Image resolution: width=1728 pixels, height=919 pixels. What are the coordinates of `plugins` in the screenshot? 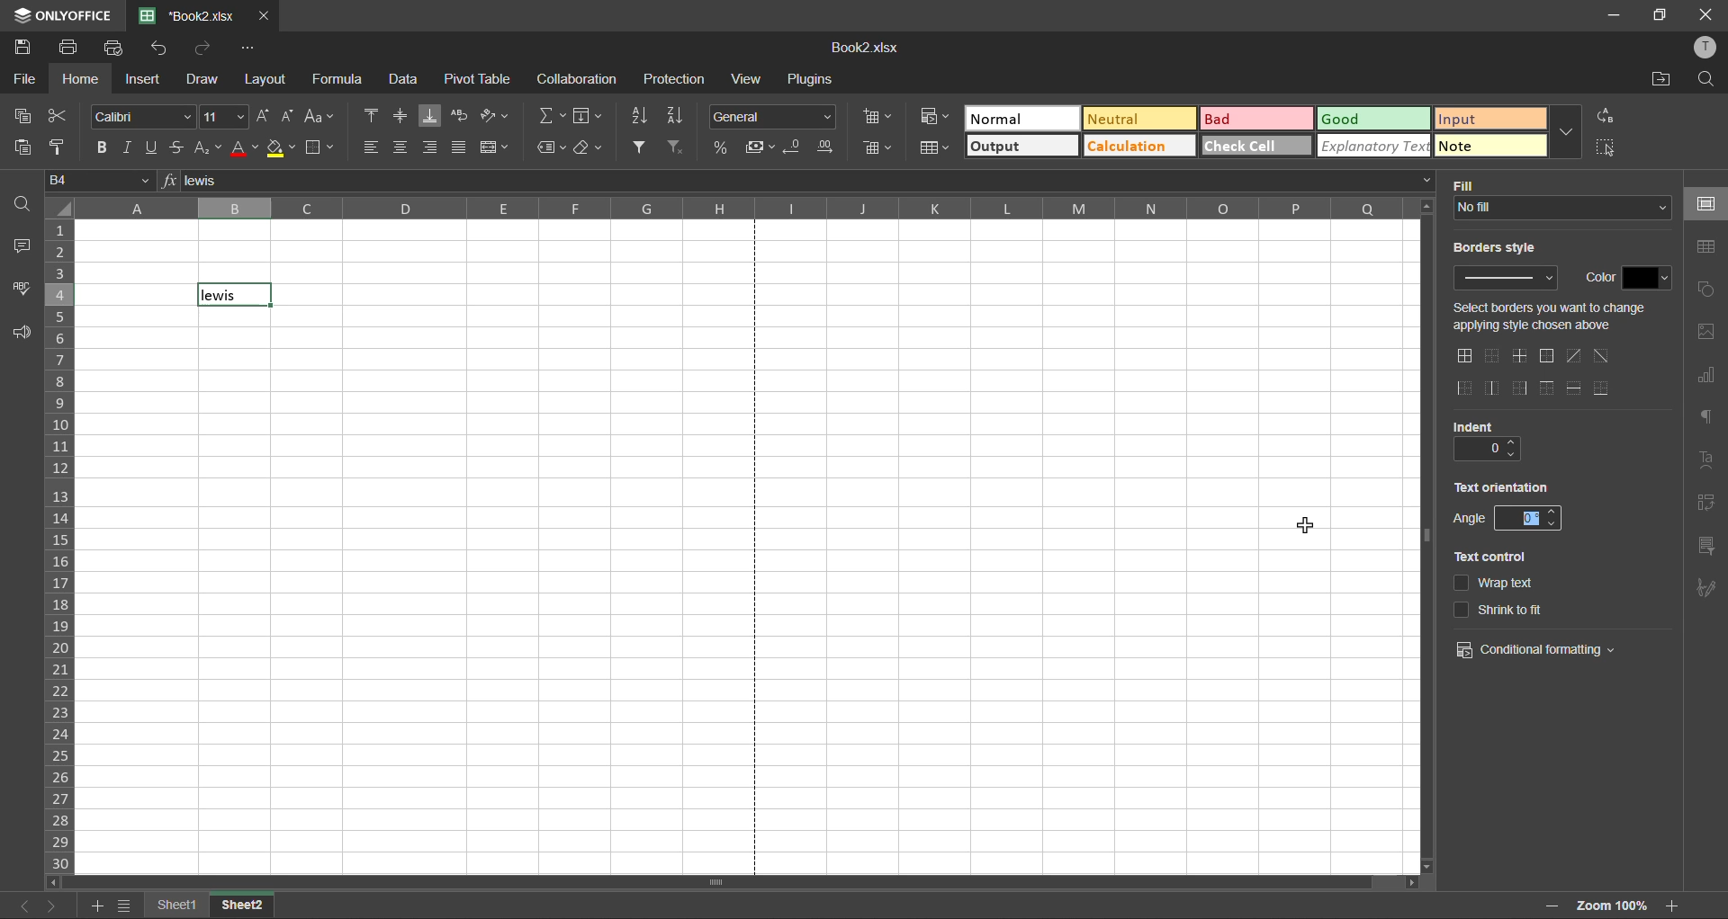 It's located at (813, 79).